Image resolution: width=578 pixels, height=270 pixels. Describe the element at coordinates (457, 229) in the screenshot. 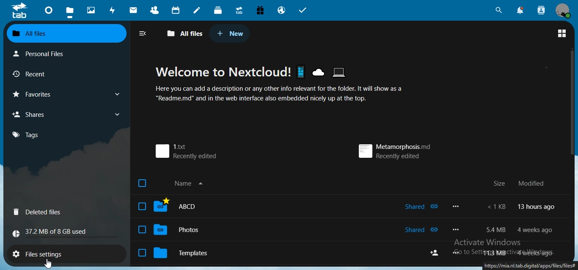

I see `more options` at that location.